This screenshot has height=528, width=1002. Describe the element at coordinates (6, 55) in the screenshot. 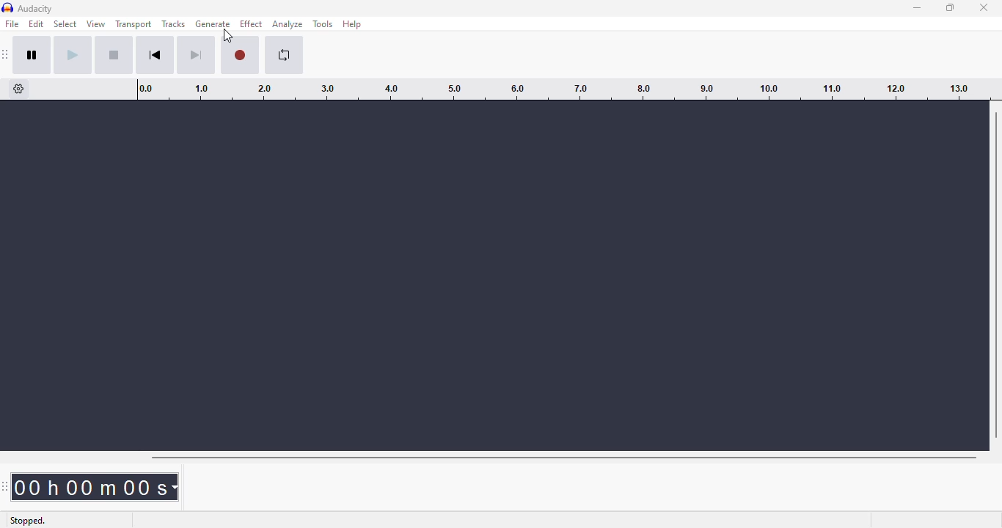

I see `audacity transport toolbar` at that location.